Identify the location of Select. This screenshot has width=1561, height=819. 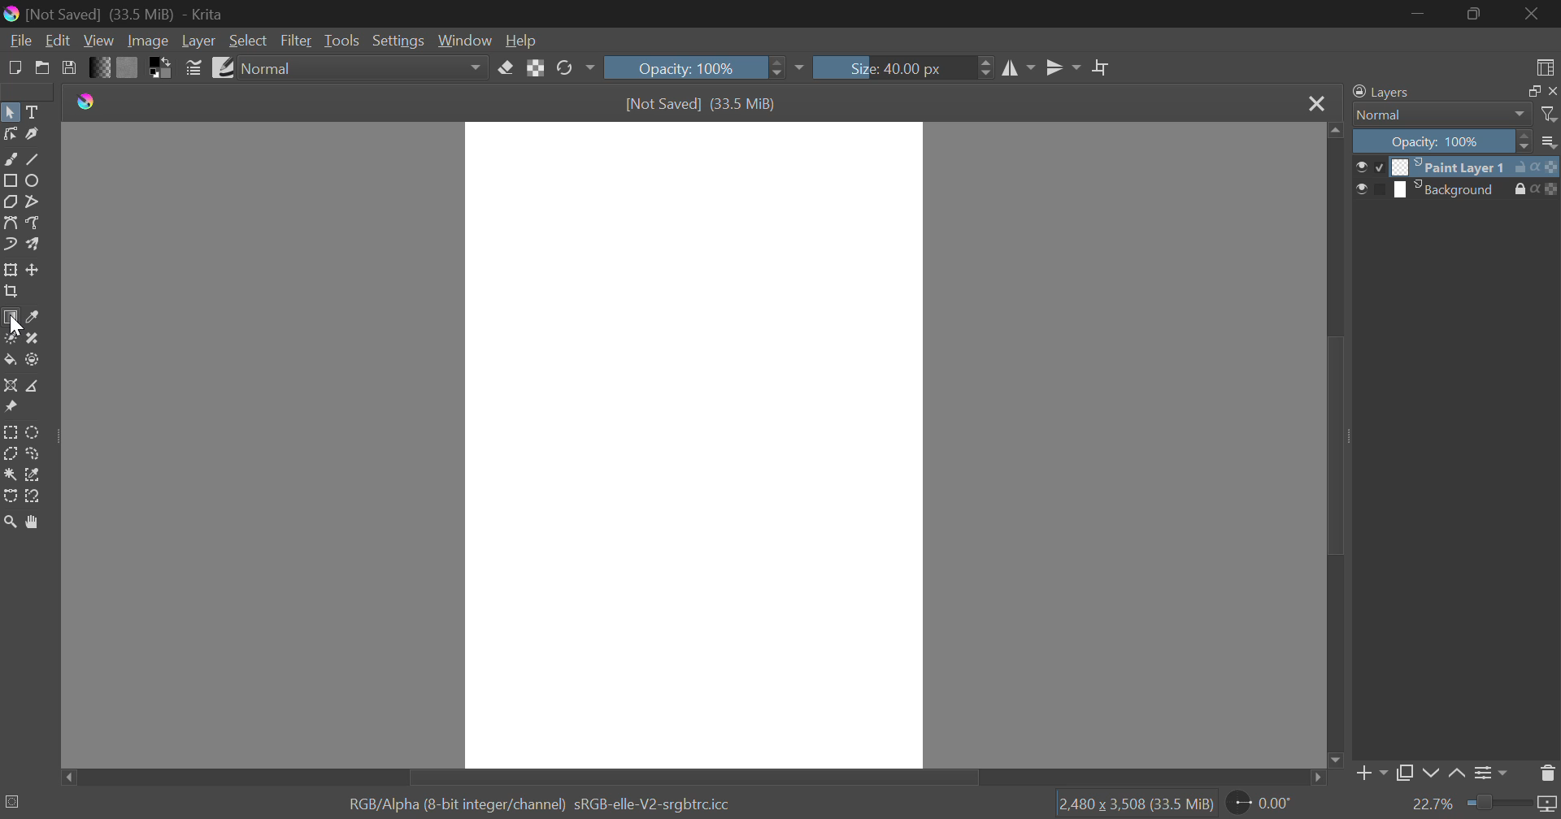
(10, 110).